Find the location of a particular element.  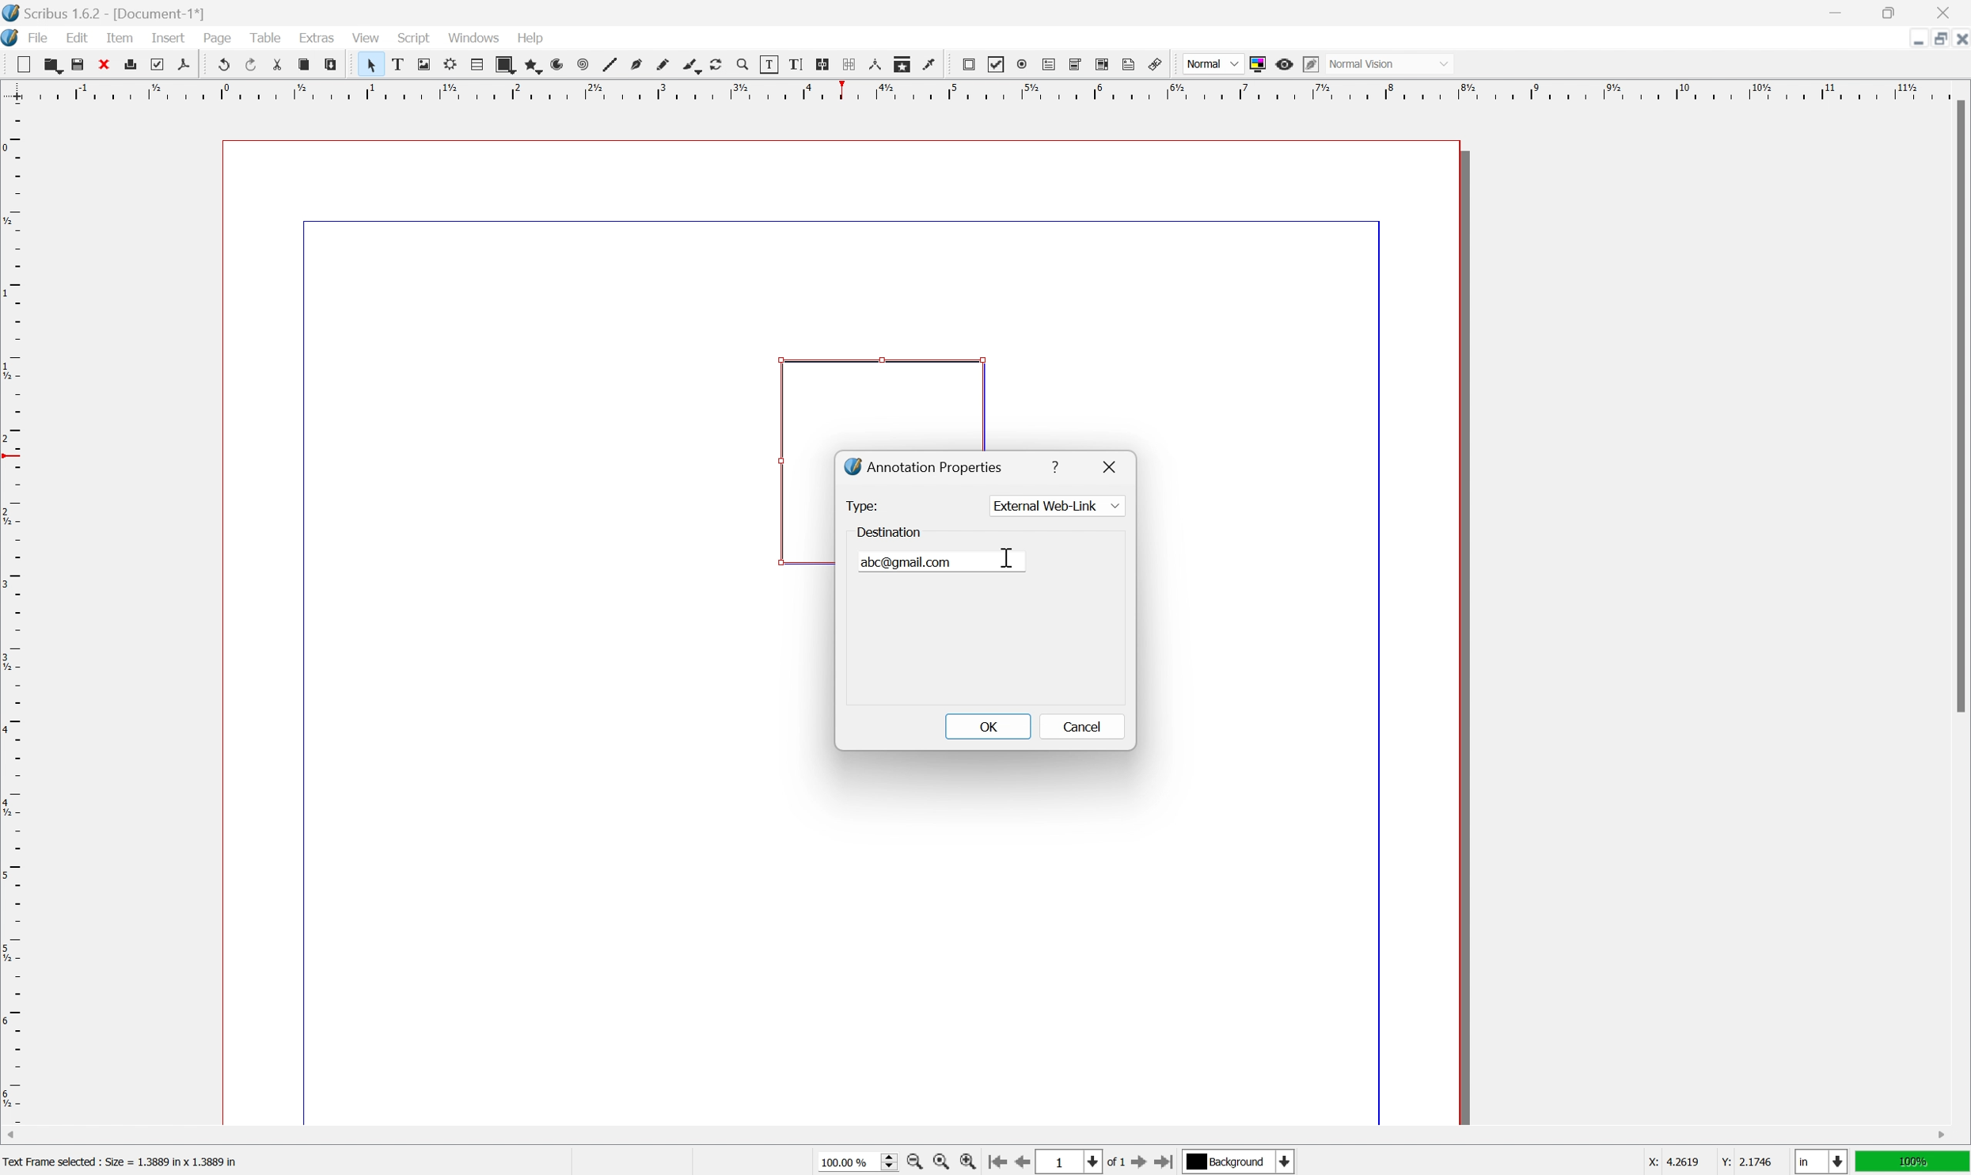

render frame is located at coordinates (451, 64).